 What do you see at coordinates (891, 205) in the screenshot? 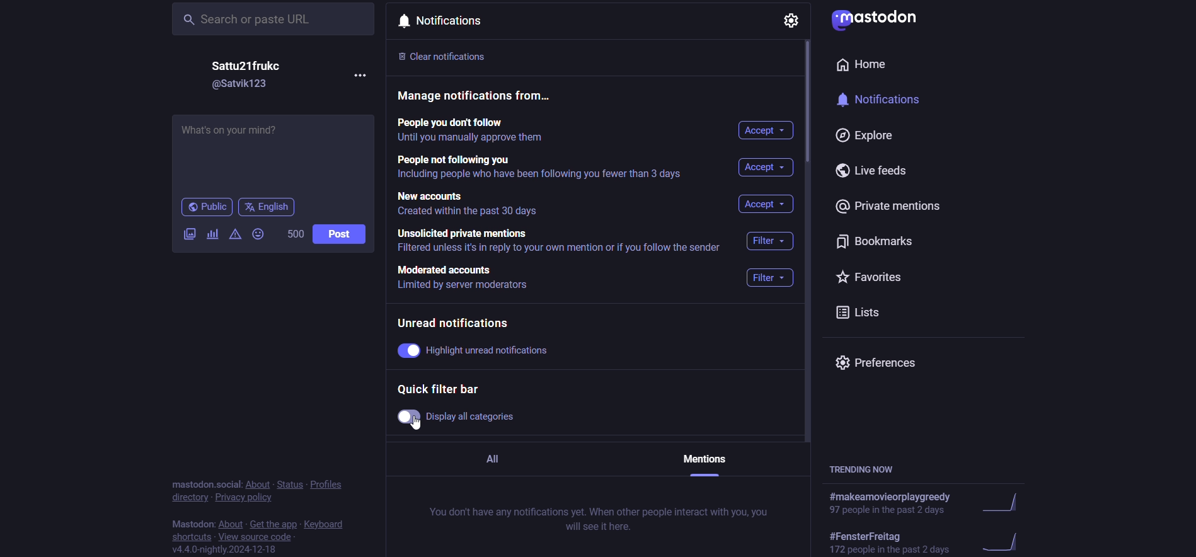
I see `Private mentions` at bounding box center [891, 205].